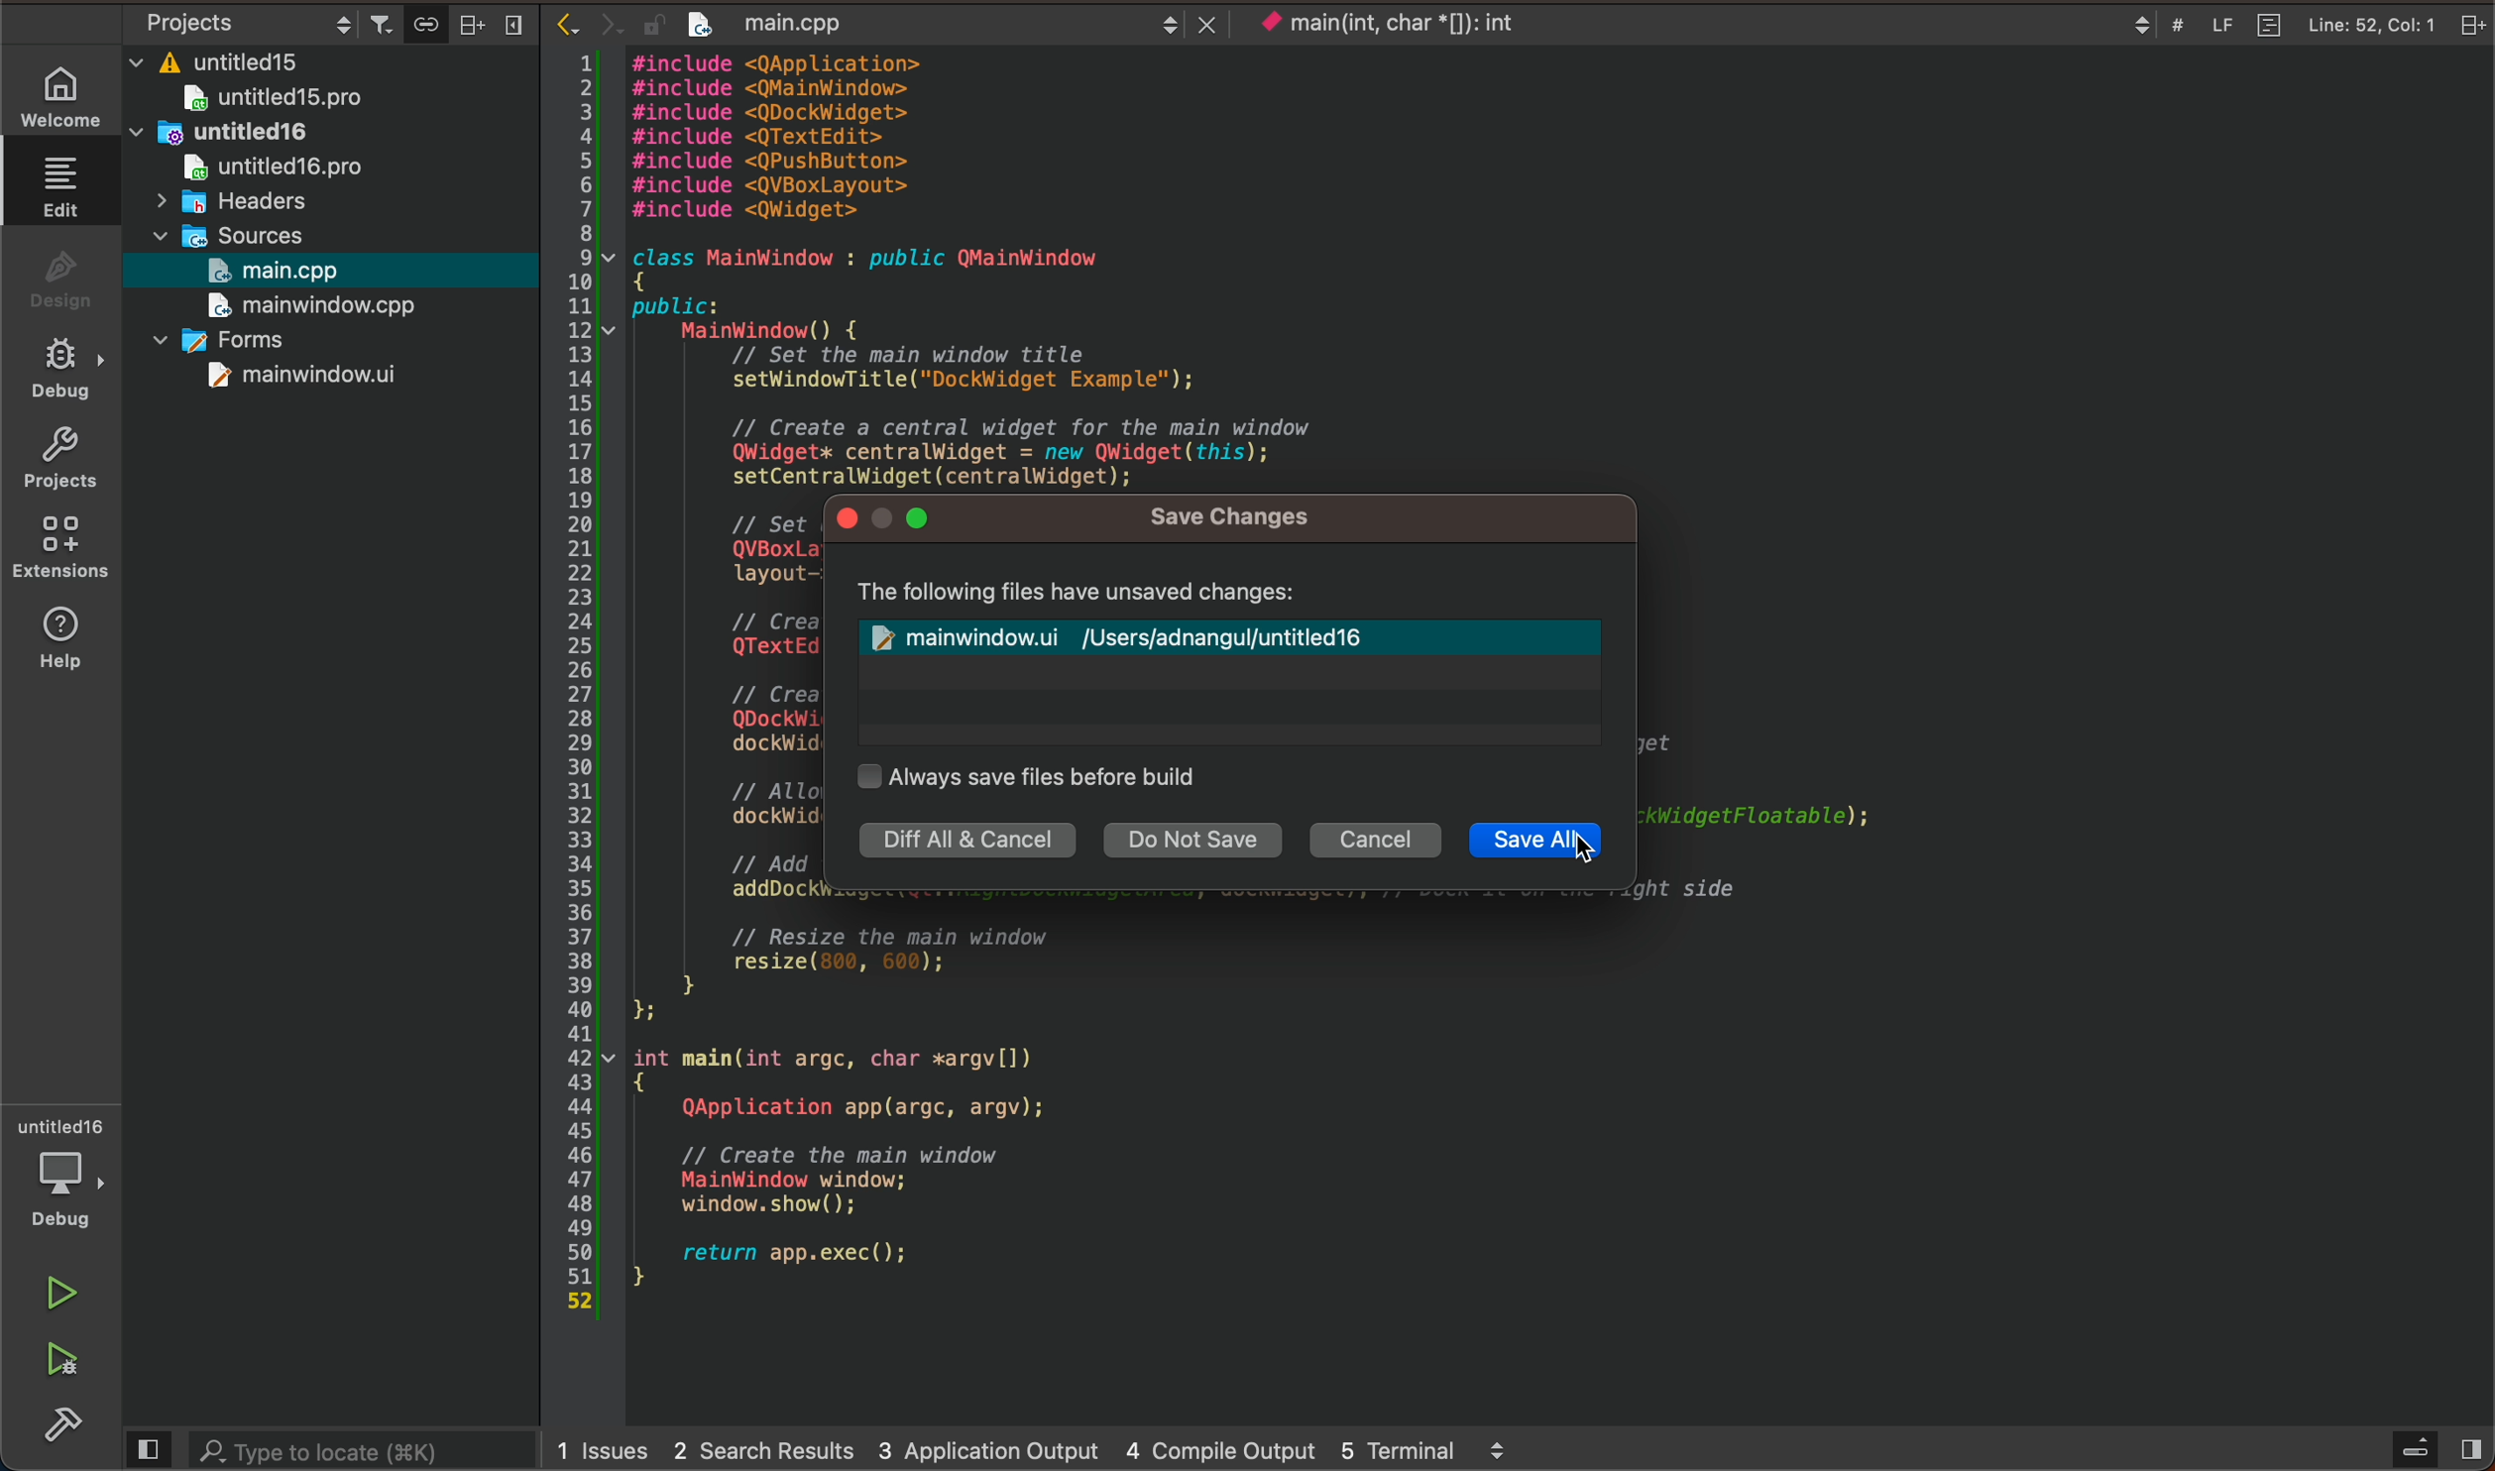  I want to click on sources, so click(247, 231).